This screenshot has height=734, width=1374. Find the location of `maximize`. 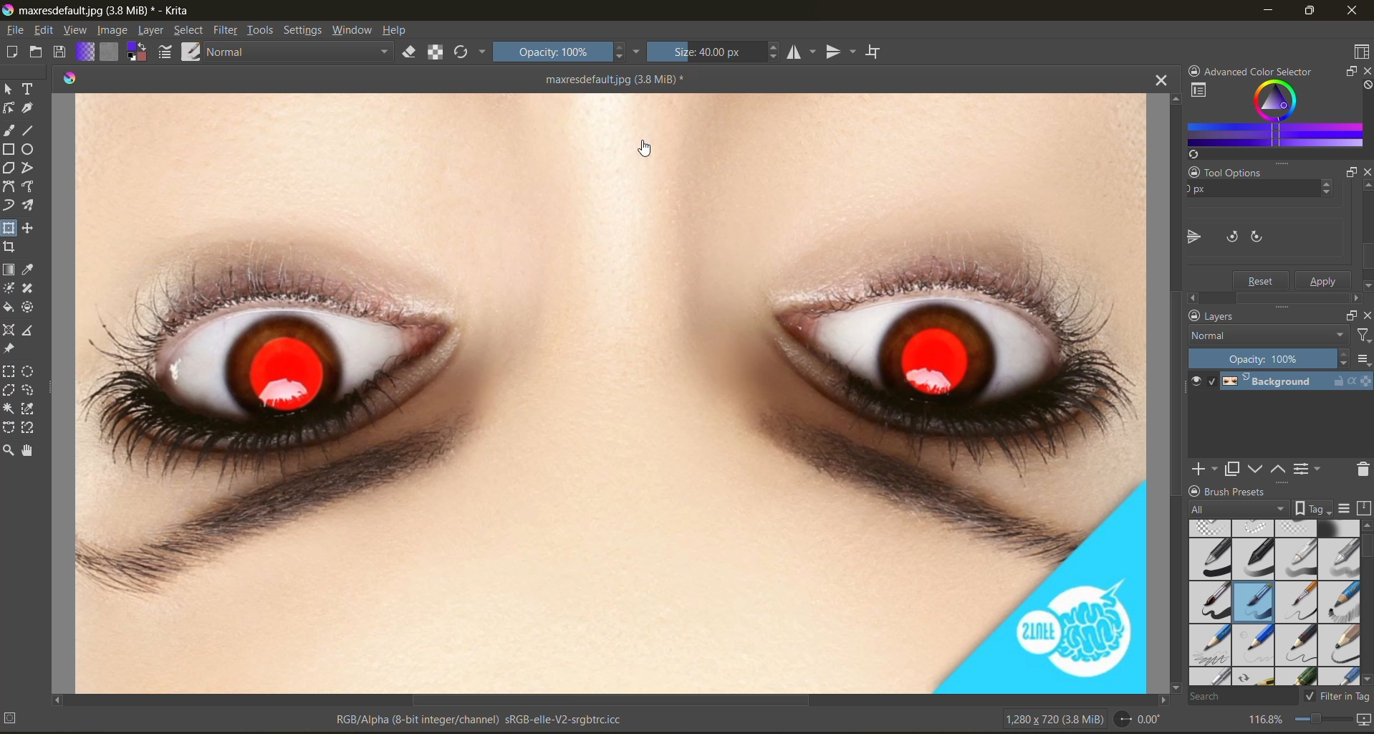

maximize is located at coordinates (1316, 13).